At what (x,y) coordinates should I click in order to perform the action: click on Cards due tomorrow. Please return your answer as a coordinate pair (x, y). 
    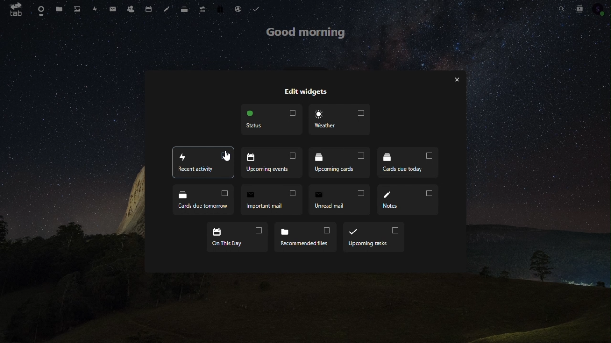
    Looking at the image, I should click on (203, 201).